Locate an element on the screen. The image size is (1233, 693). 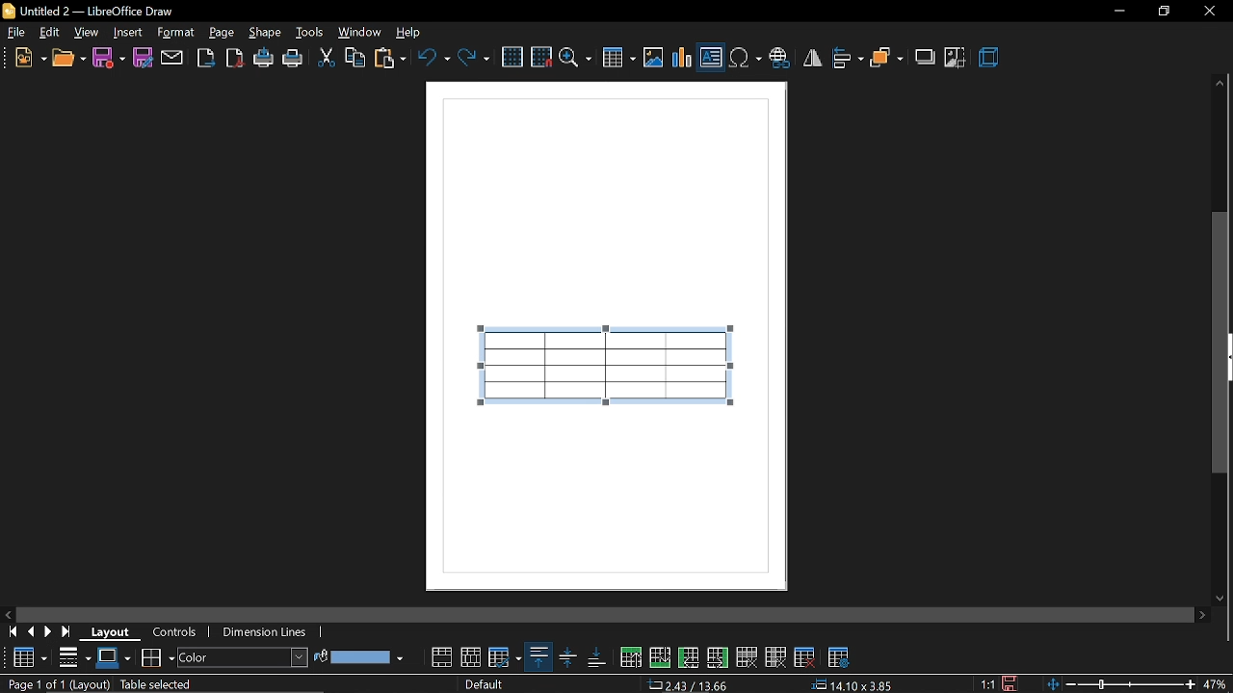
edit is located at coordinates (48, 31).